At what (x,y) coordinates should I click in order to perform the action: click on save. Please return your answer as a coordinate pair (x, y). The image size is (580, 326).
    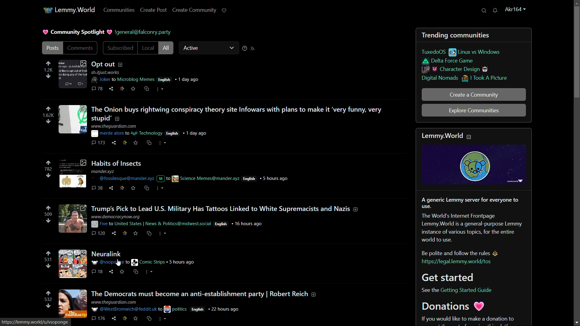
    Looking at the image, I should click on (136, 233).